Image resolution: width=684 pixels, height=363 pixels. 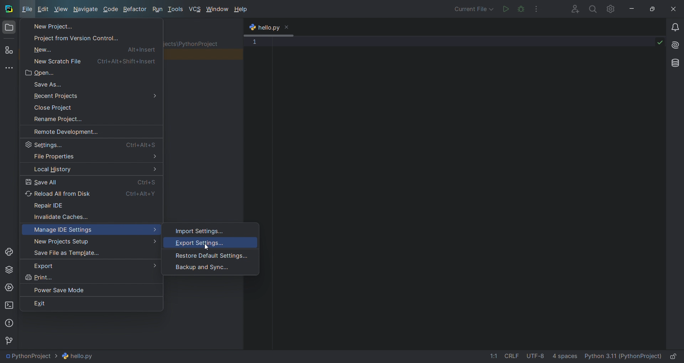 What do you see at coordinates (92, 72) in the screenshot?
I see `open` at bounding box center [92, 72].